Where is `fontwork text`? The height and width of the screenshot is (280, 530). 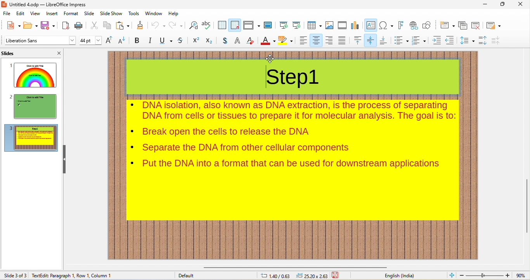
fontwork text is located at coordinates (400, 25).